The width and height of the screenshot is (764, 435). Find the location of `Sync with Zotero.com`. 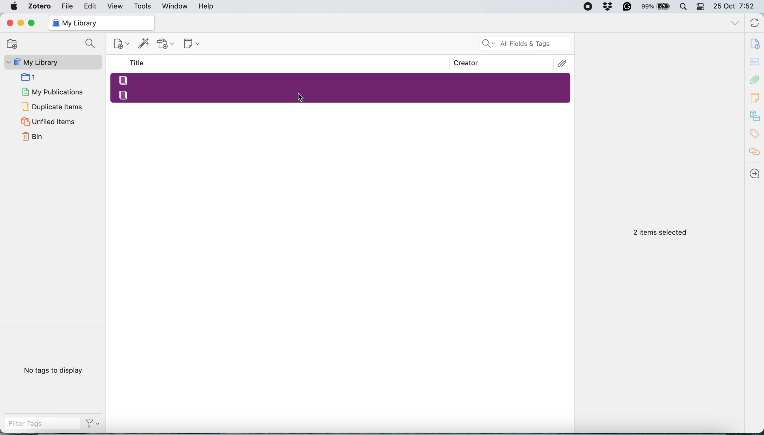

Sync with Zotero.com is located at coordinates (755, 24).